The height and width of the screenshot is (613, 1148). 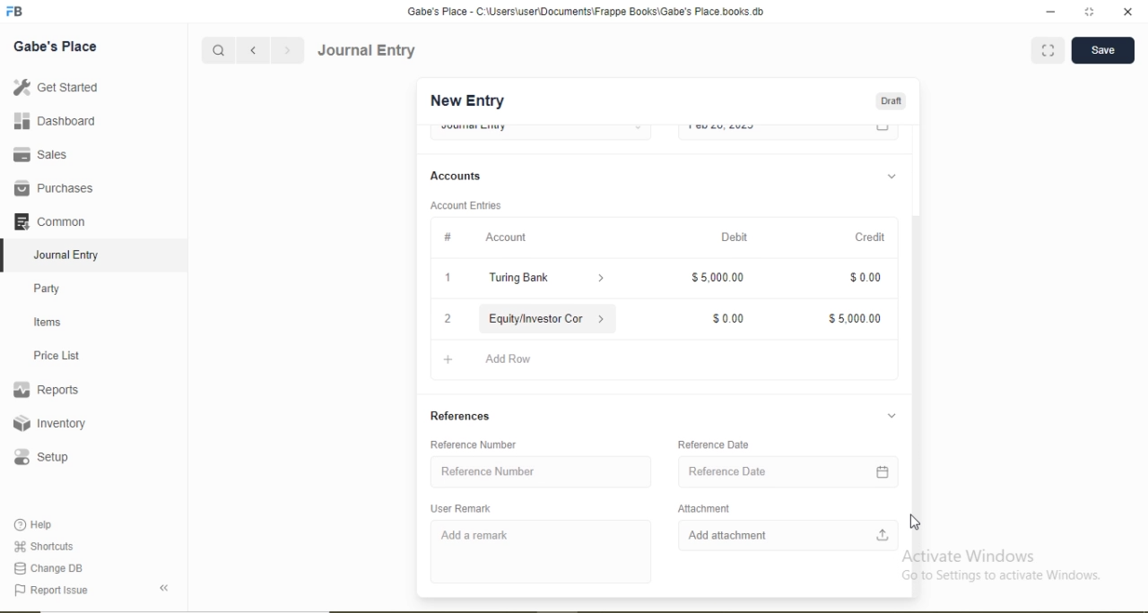 I want to click on Back, so click(x=163, y=588).